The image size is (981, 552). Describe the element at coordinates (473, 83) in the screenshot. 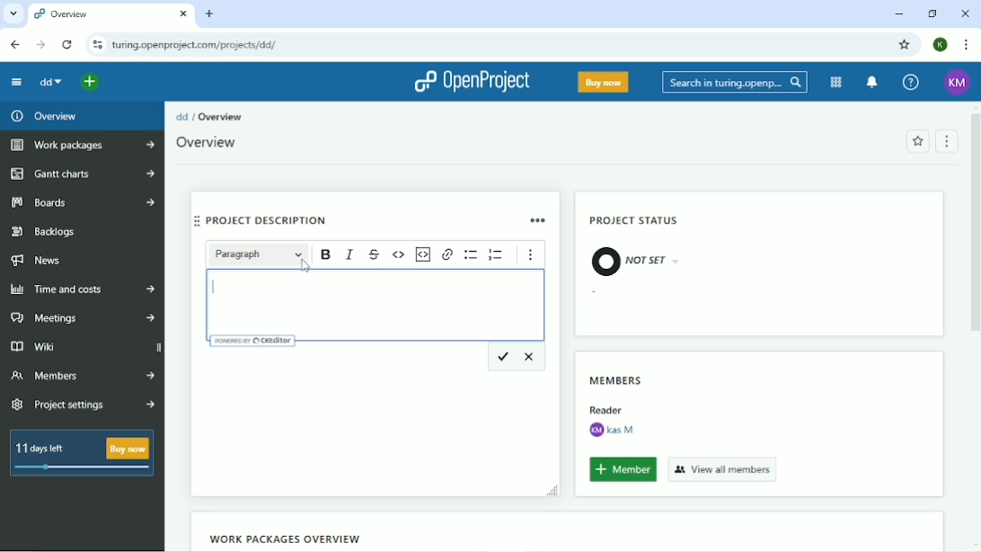

I see `OpenProject` at that location.